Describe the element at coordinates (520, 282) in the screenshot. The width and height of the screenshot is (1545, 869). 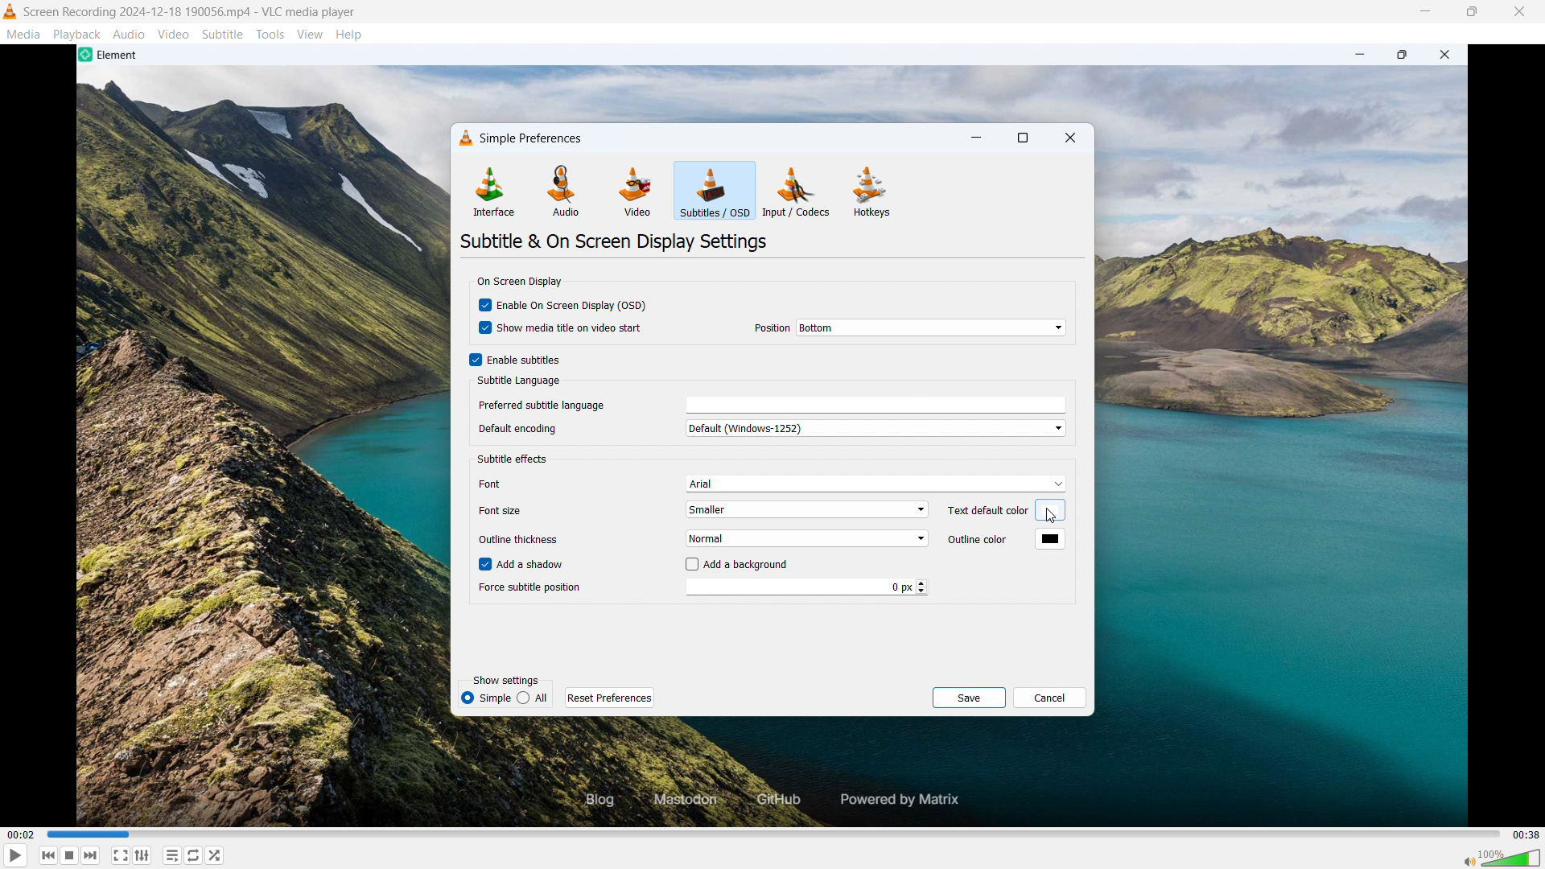
I see `On screen display ` at that location.